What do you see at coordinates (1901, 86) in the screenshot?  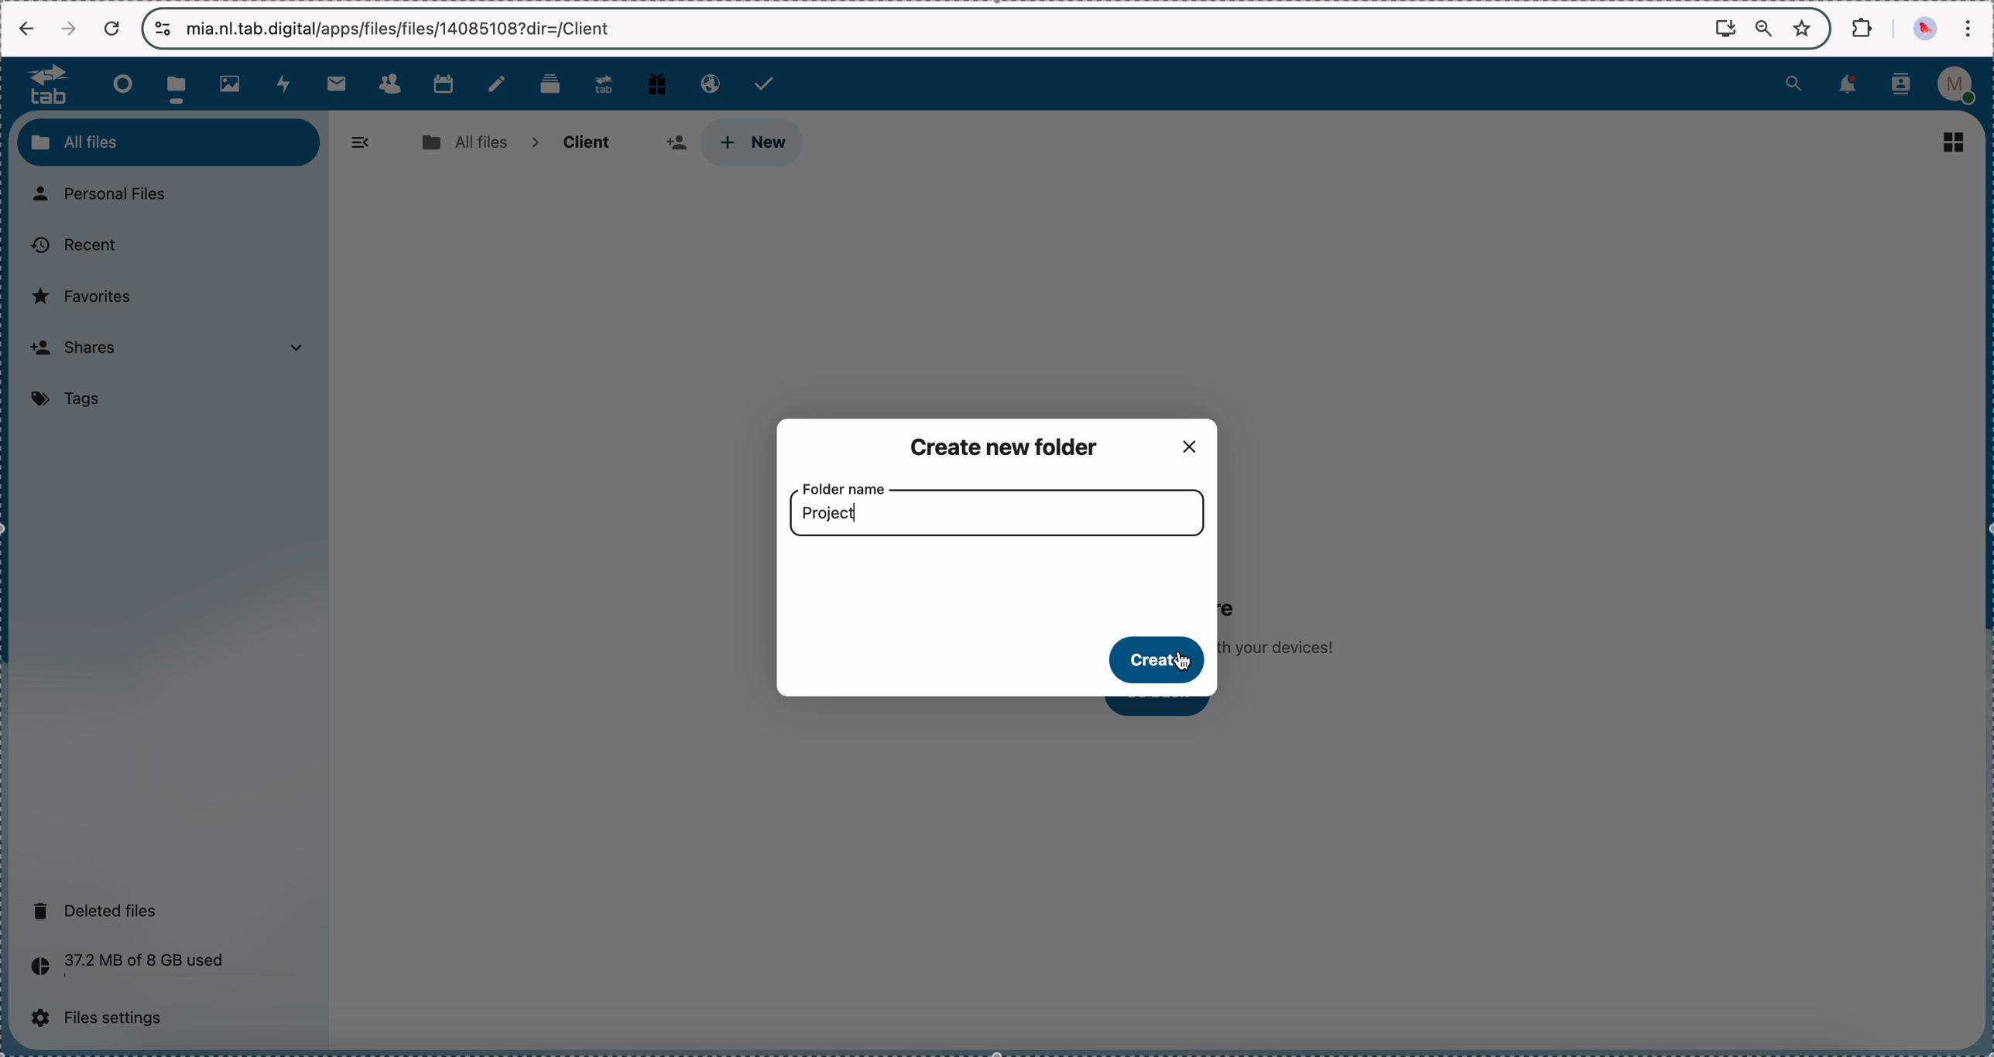 I see `contacts` at bounding box center [1901, 86].